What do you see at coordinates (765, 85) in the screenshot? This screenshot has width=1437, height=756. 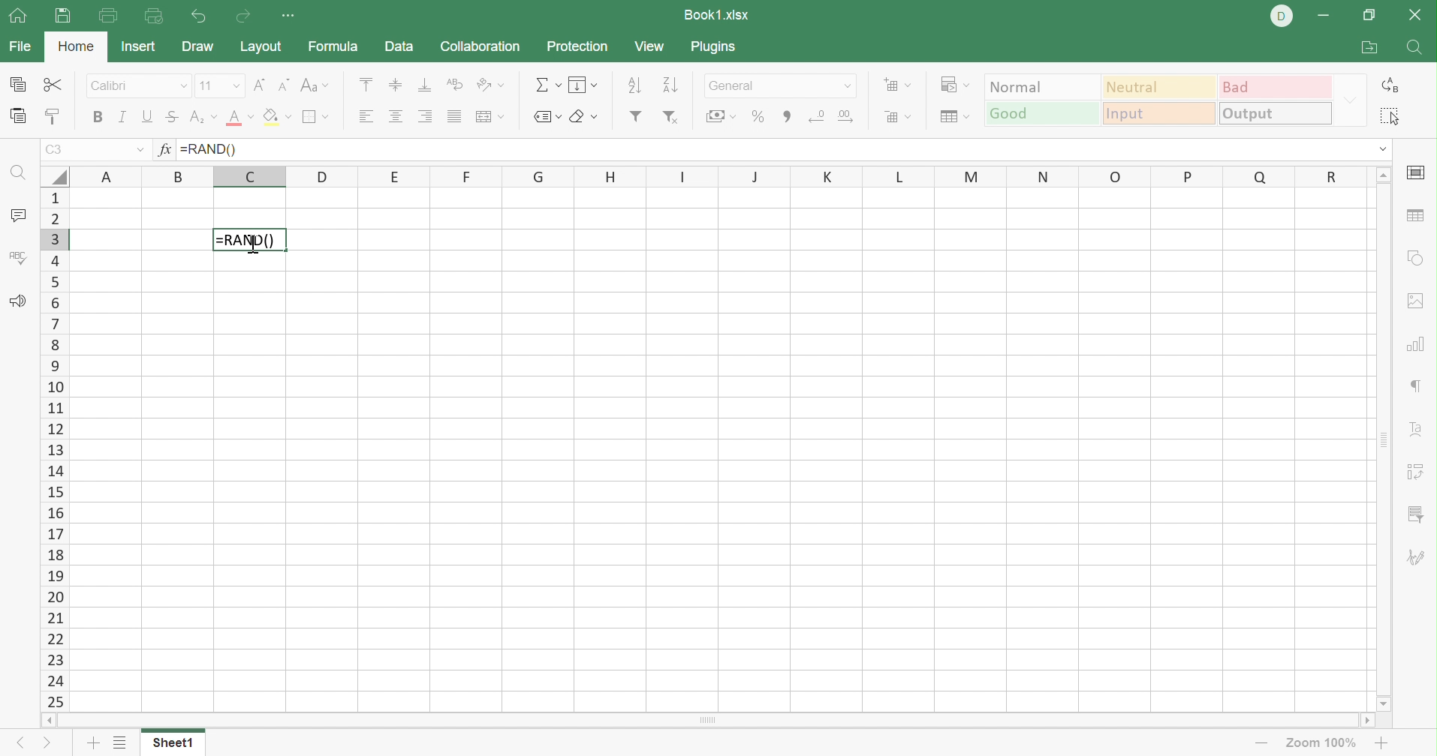 I see `General` at bounding box center [765, 85].